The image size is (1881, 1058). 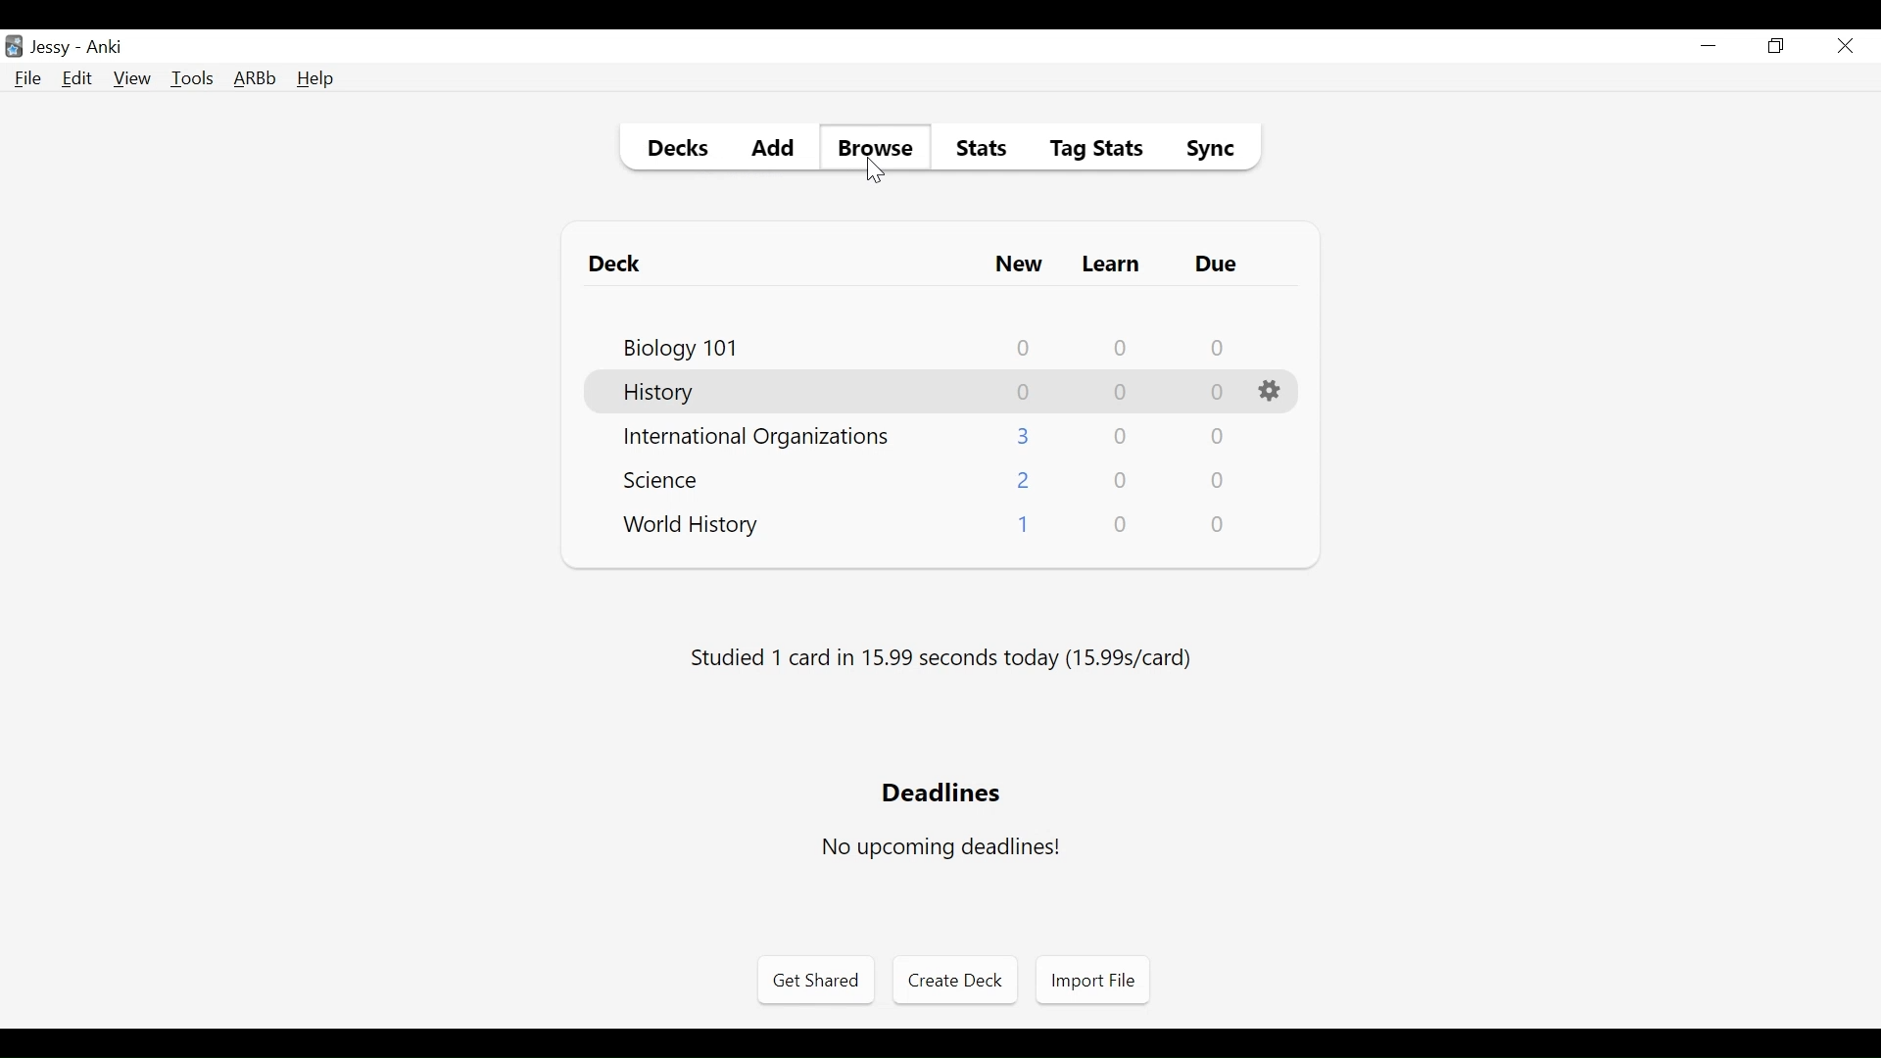 I want to click on Learn Card Count, so click(x=1124, y=524).